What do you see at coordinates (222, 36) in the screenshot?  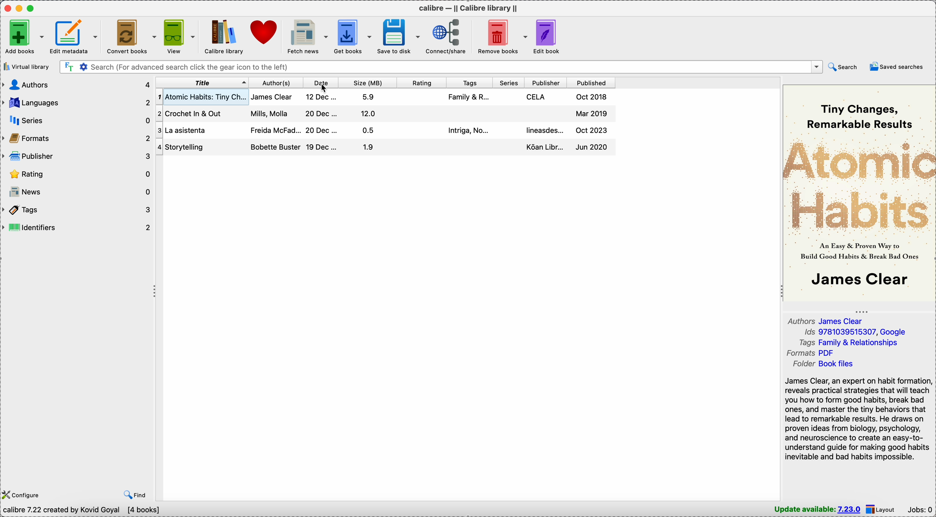 I see `Calibre library` at bounding box center [222, 36].